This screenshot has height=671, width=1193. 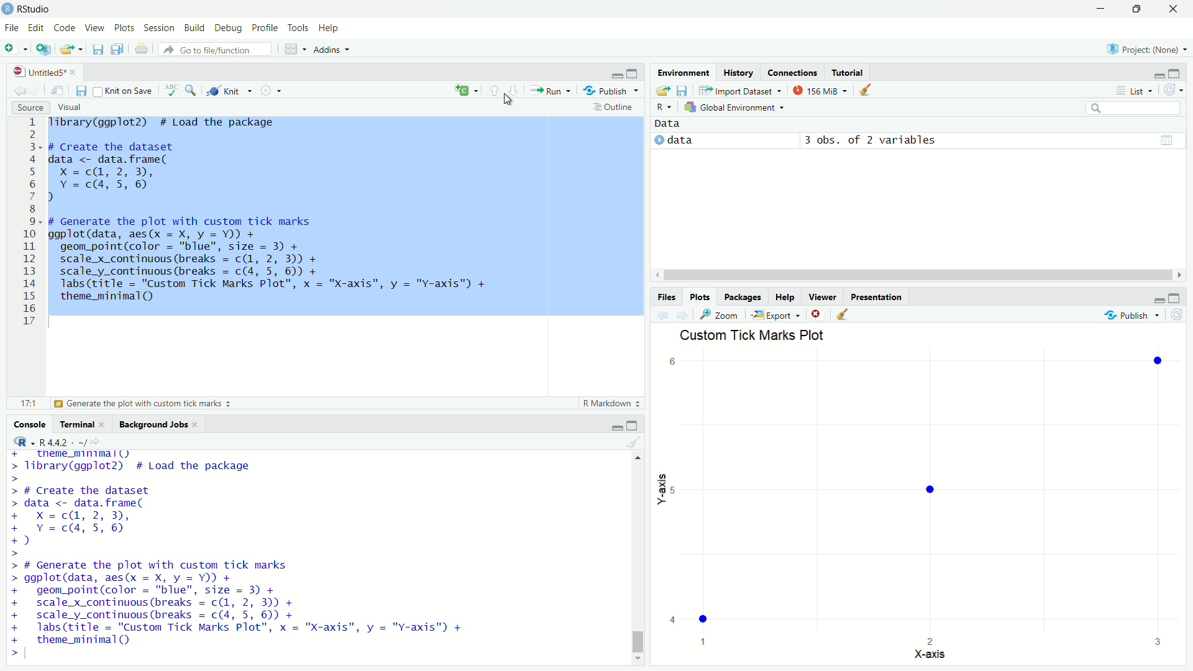 What do you see at coordinates (199, 424) in the screenshot?
I see `close` at bounding box center [199, 424].